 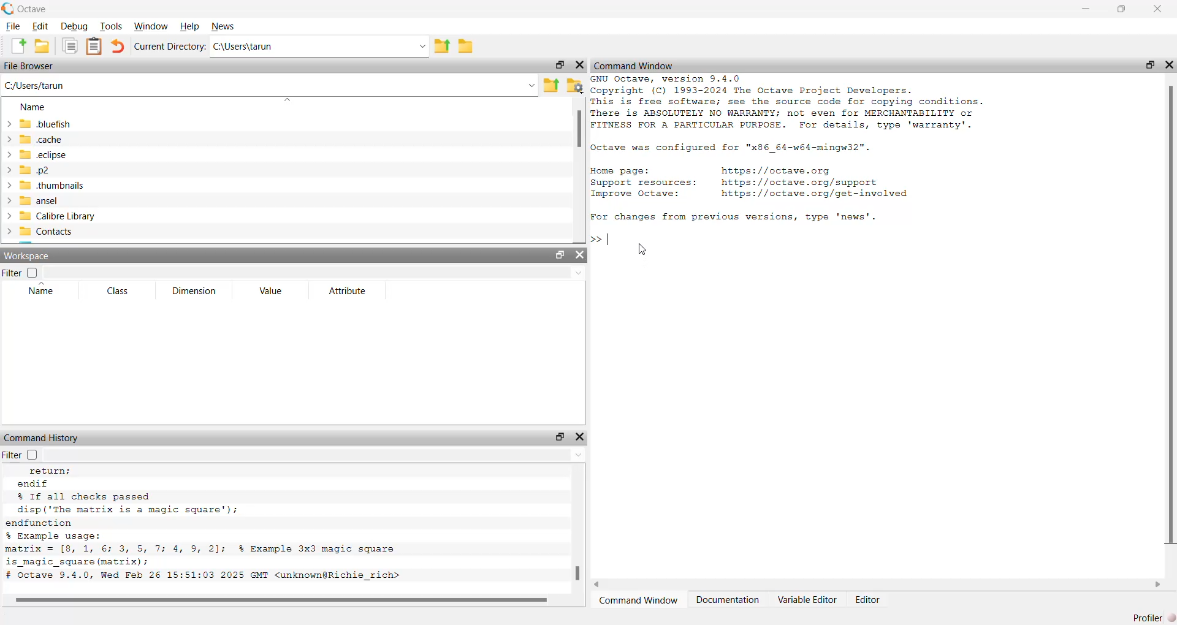 What do you see at coordinates (1171, 317) in the screenshot?
I see `scroll bar` at bounding box center [1171, 317].